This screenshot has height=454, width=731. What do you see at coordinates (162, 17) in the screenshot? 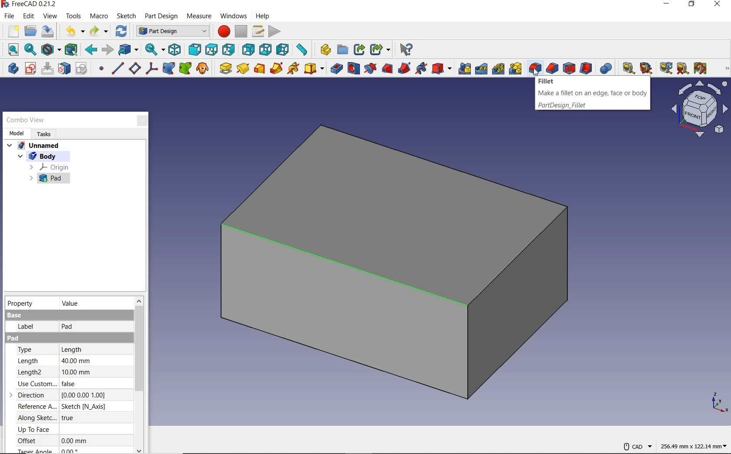
I see `part design` at bounding box center [162, 17].